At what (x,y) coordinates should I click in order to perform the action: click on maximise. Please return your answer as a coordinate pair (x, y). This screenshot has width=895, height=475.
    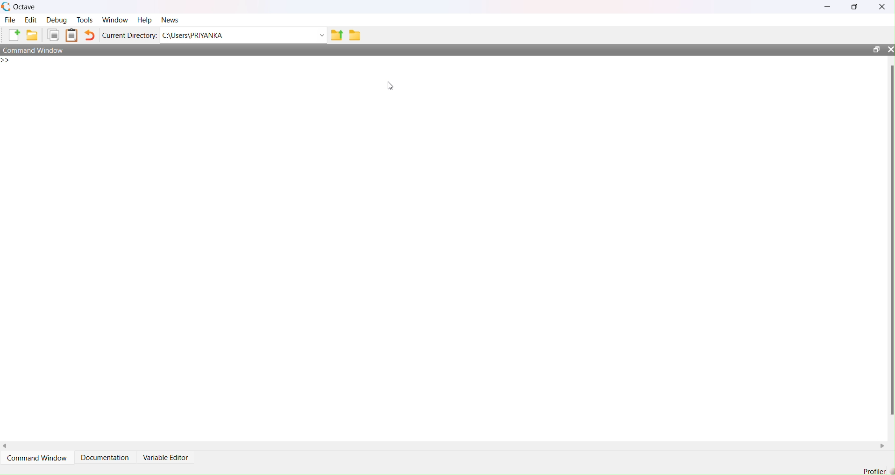
    Looking at the image, I should click on (858, 7).